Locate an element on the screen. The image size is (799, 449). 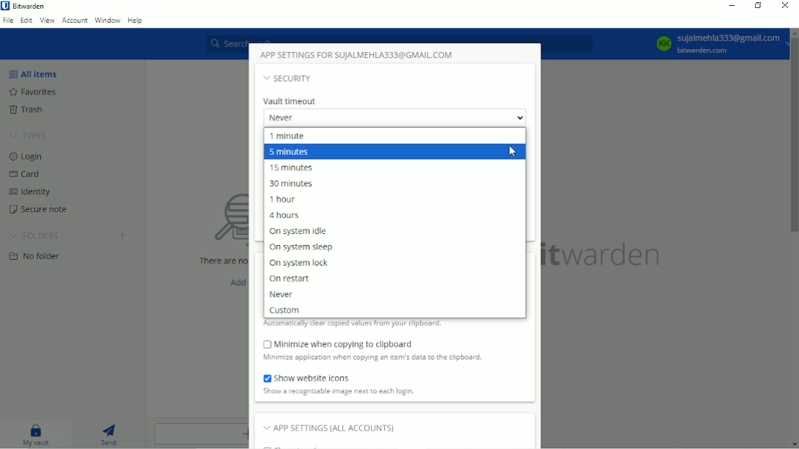
No folder is located at coordinates (34, 257).